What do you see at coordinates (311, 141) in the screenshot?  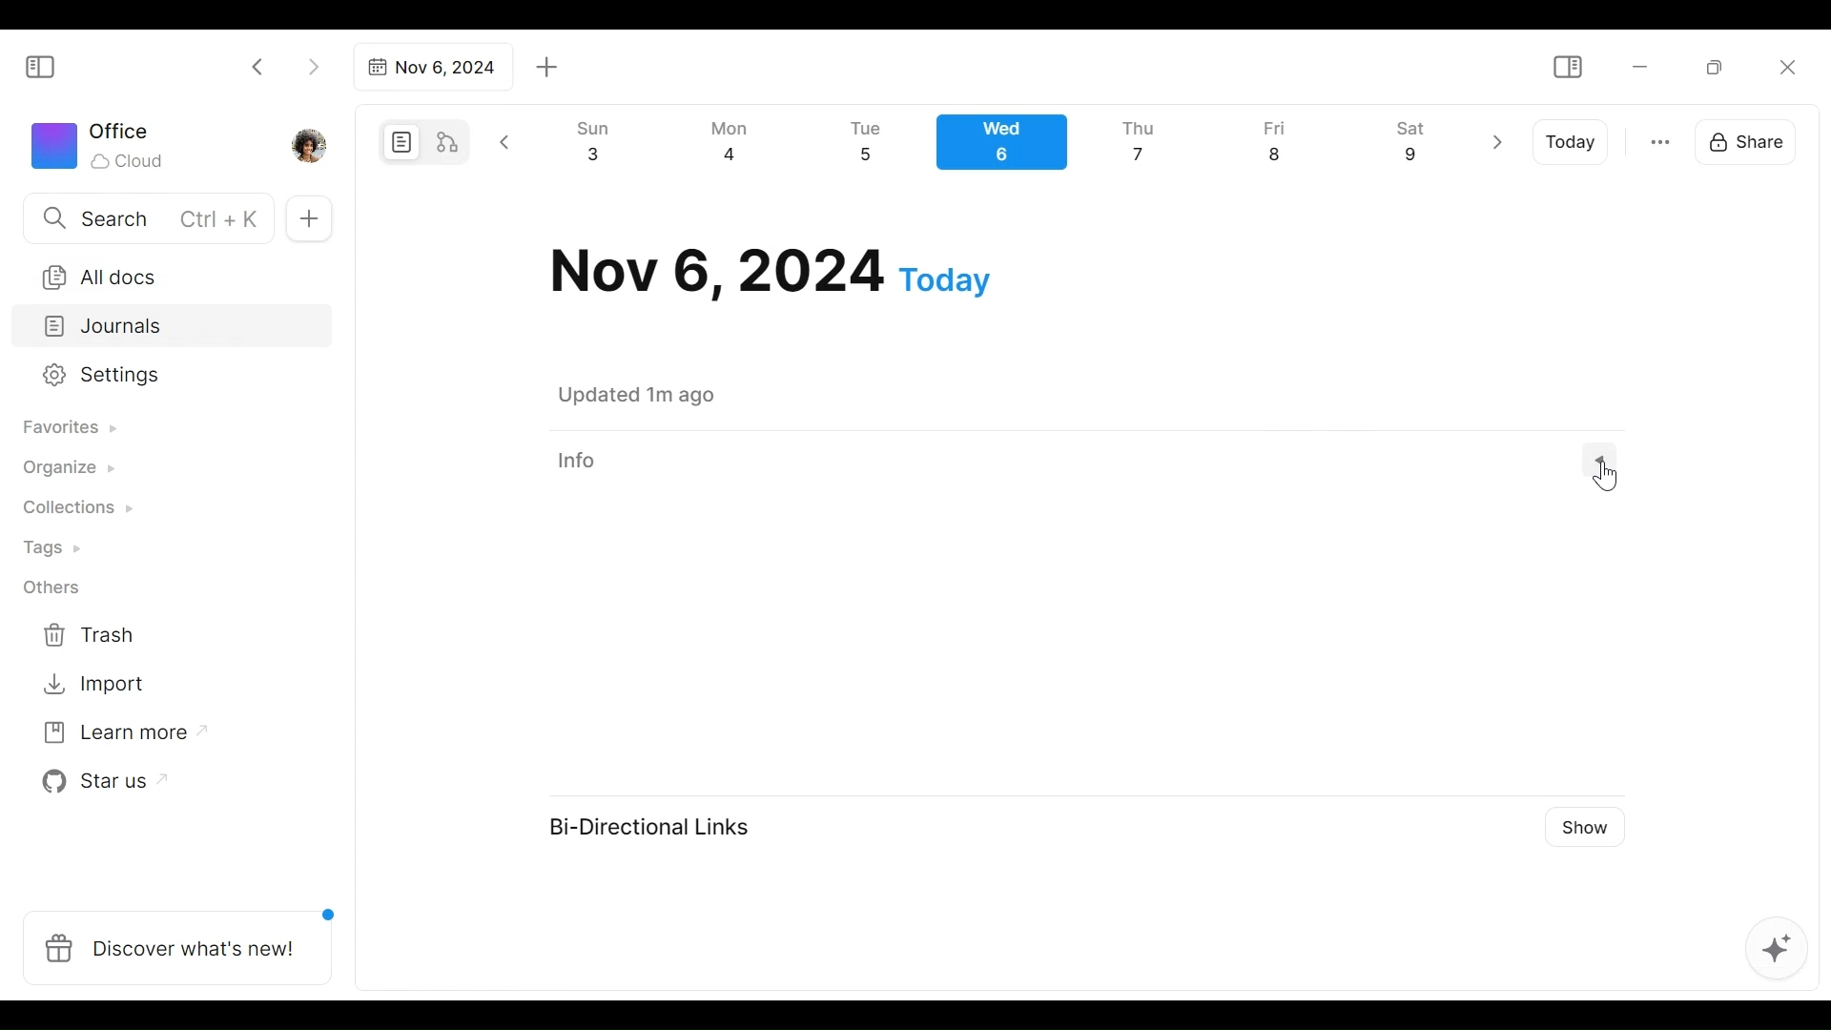 I see `Profile photo` at bounding box center [311, 141].